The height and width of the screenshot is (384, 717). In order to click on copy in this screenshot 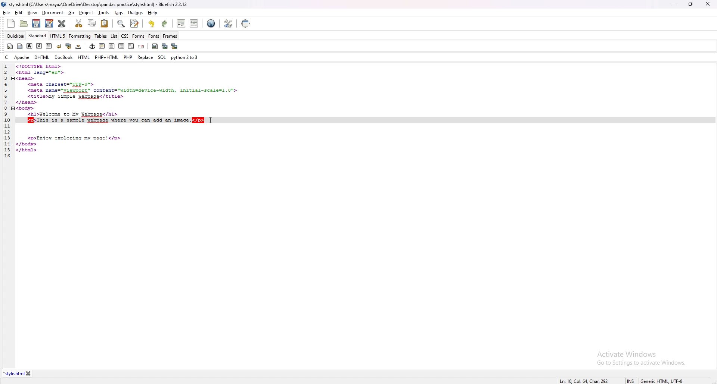, I will do `click(91, 23)`.